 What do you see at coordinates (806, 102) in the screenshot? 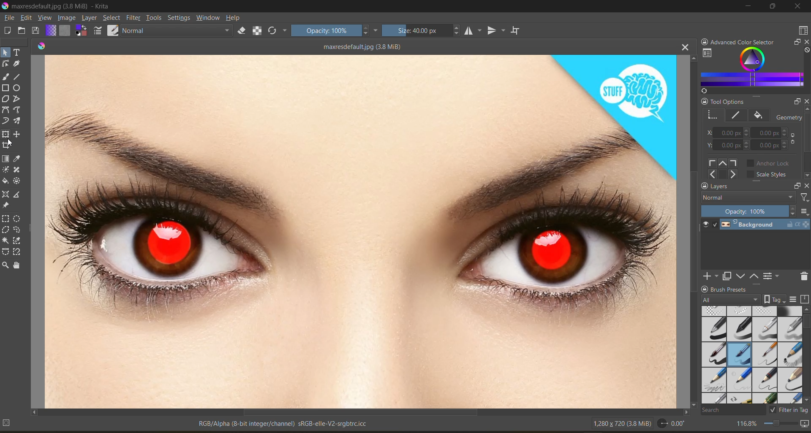
I see `close docker` at bounding box center [806, 102].